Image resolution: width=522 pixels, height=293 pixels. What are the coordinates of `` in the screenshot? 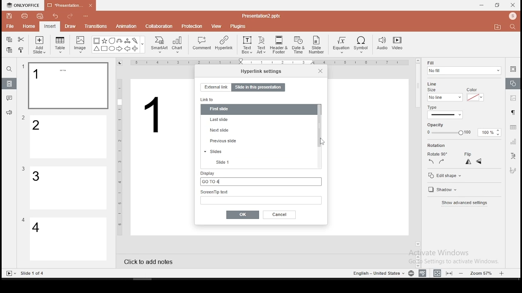 It's located at (33, 273).